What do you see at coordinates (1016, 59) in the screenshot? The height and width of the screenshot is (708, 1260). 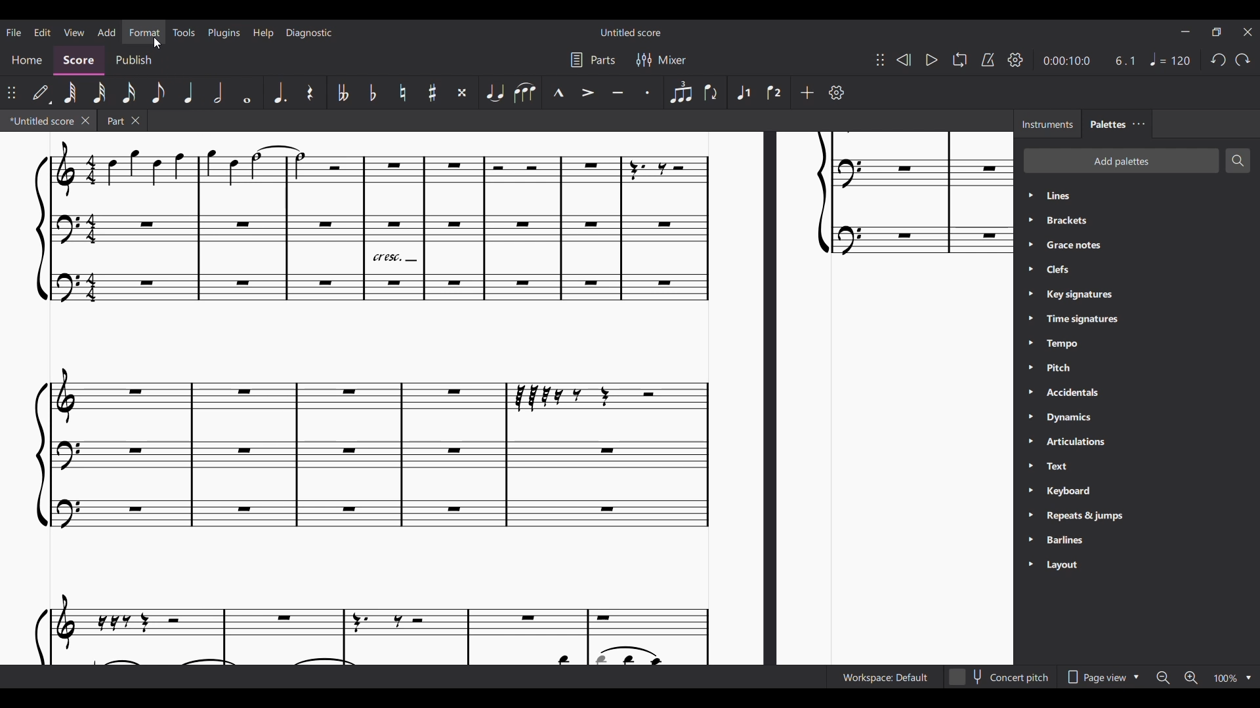 I see `Playback settings` at bounding box center [1016, 59].